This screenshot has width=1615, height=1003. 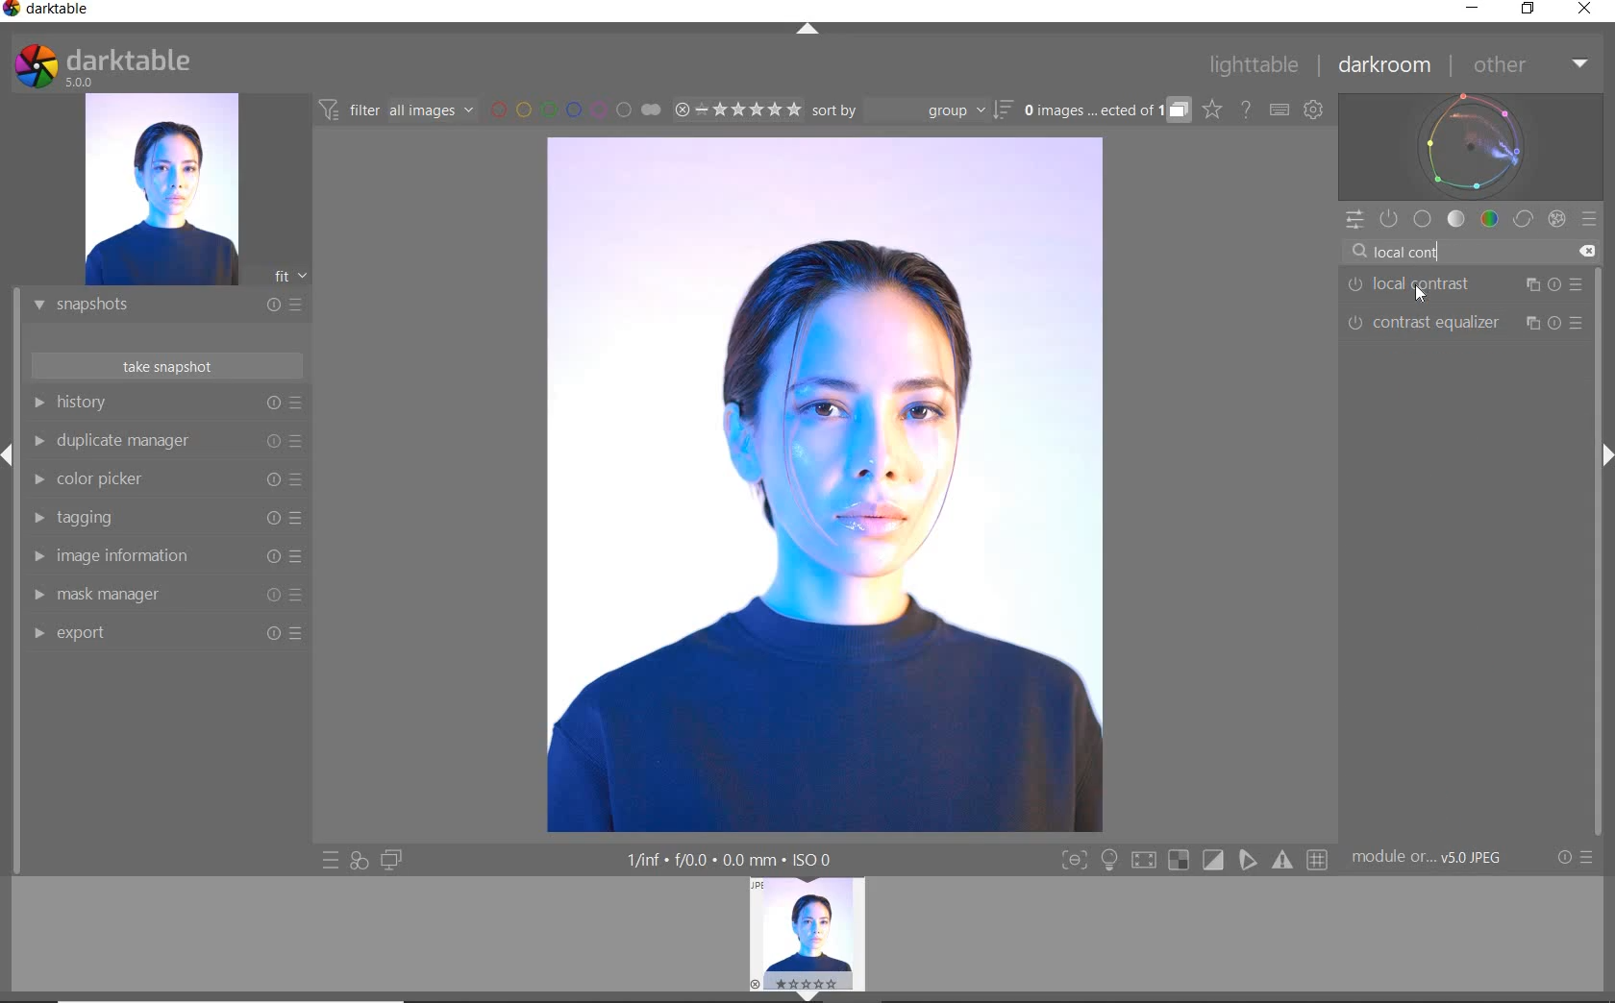 What do you see at coordinates (159, 595) in the screenshot?
I see `MASK MANAGER` at bounding box center [159, 595].